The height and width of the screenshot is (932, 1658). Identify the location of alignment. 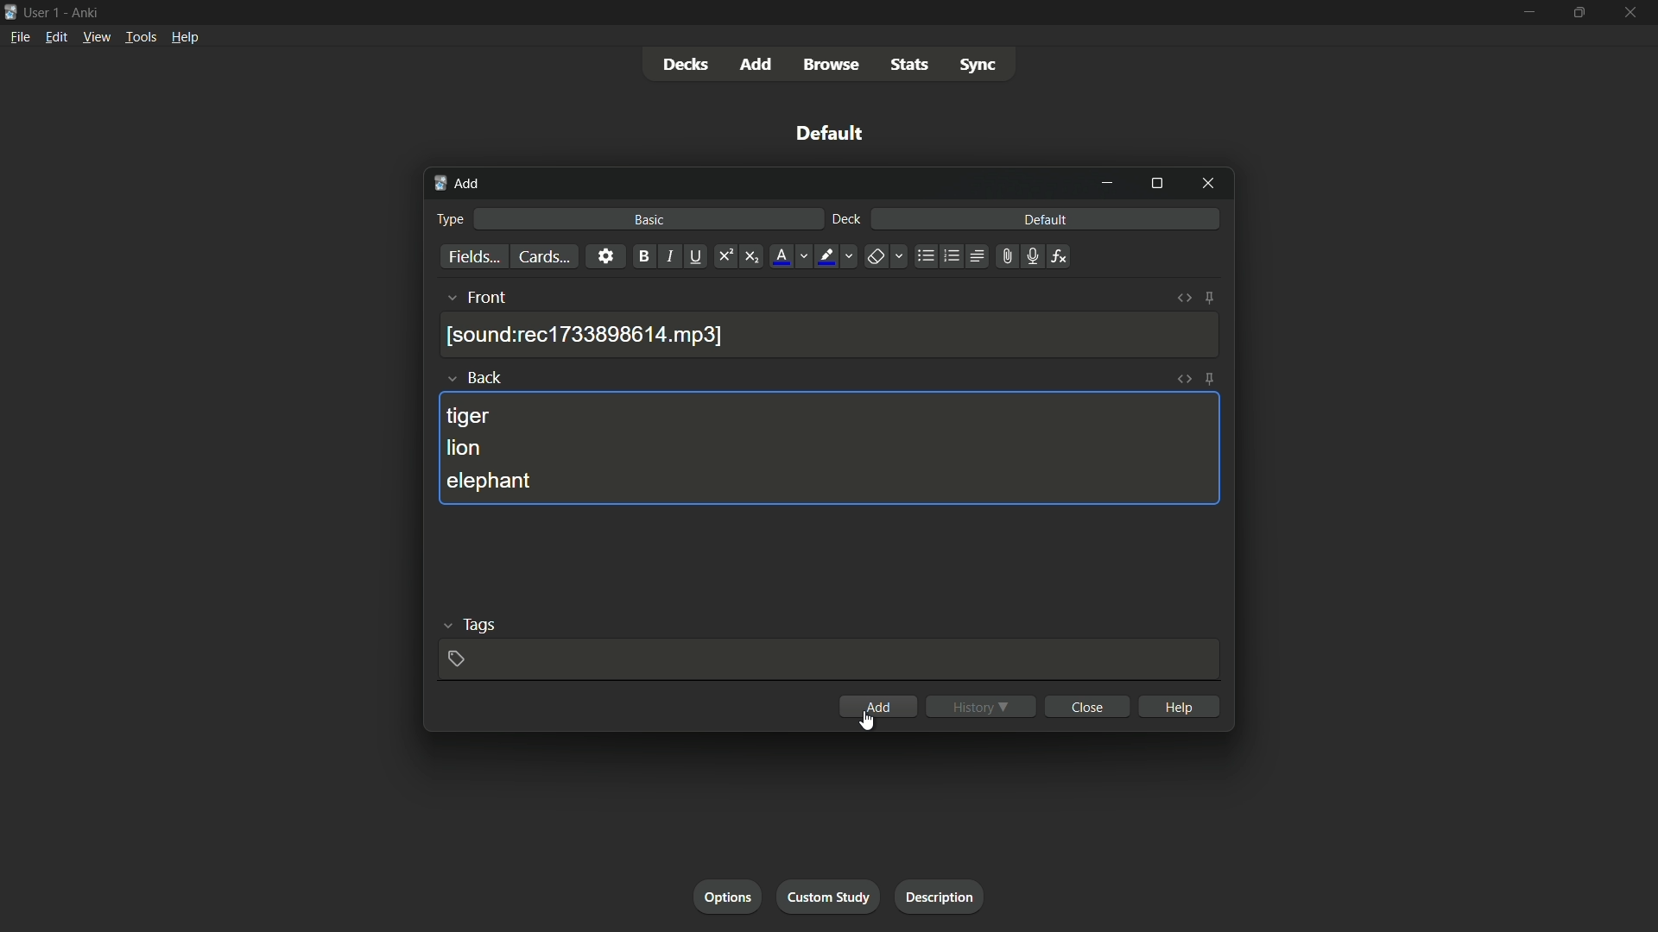
(977, 258).